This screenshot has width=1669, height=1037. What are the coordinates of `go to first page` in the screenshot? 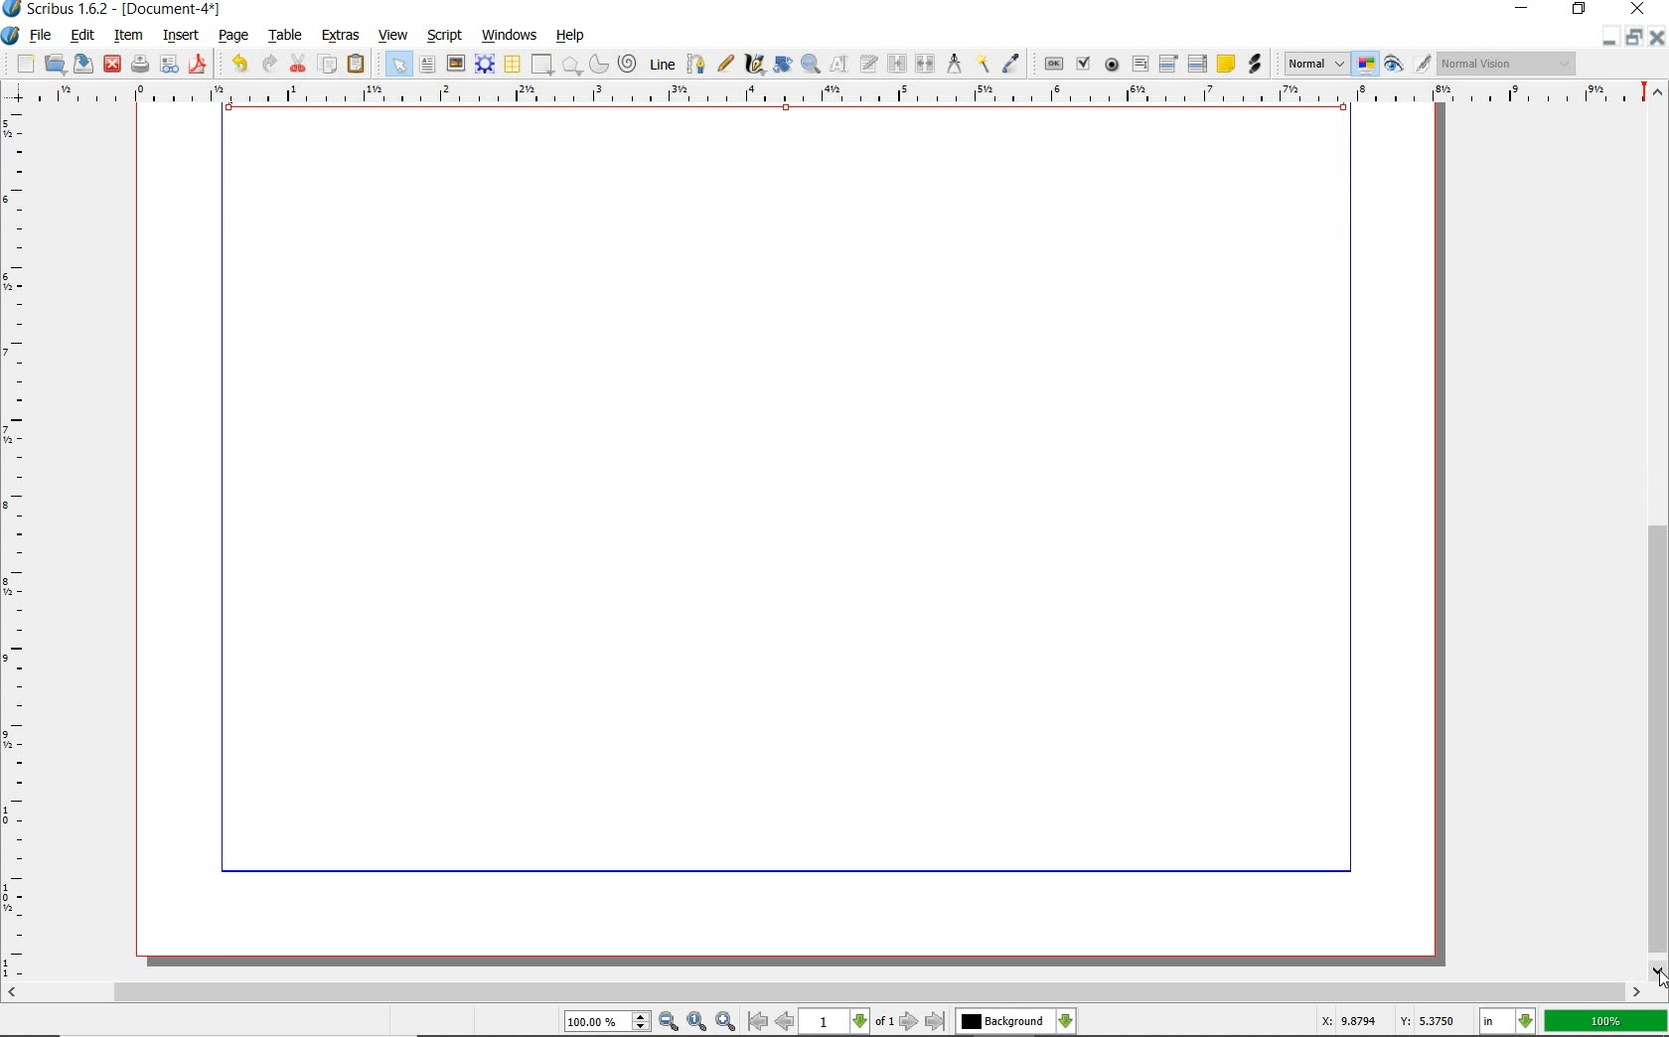 It's located at (759, 1022).